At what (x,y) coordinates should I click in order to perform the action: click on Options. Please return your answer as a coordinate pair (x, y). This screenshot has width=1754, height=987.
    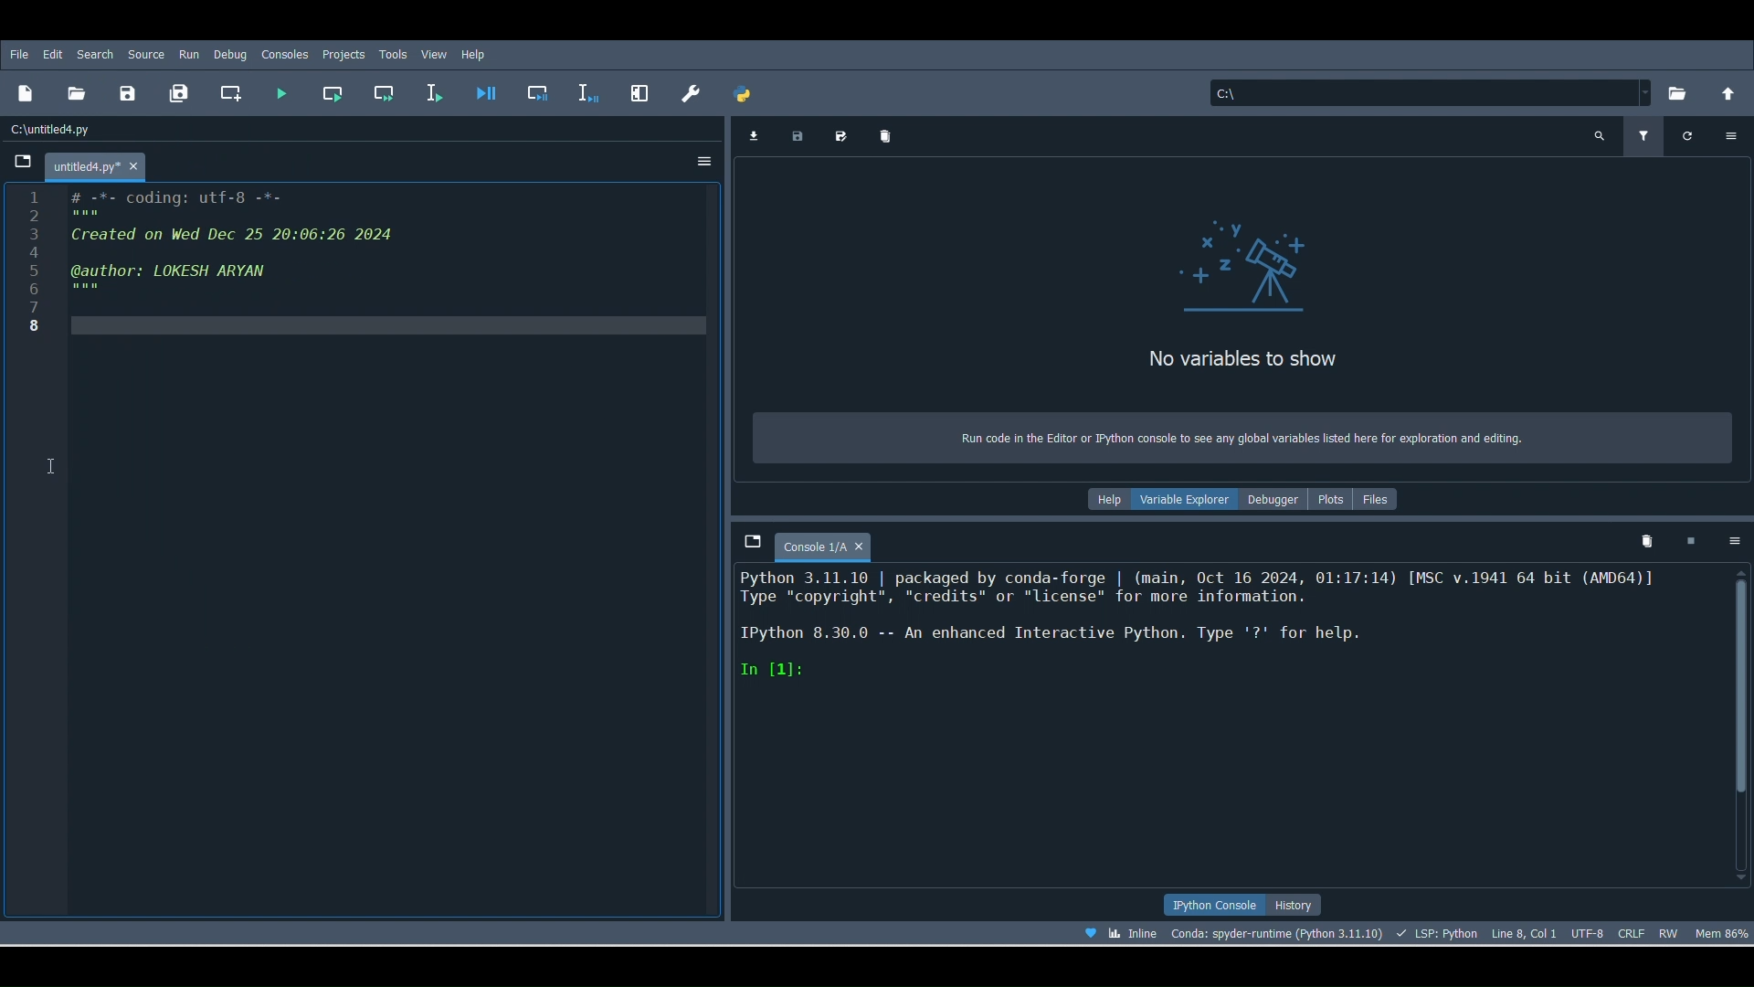
    Looking at the image, I should click on (1734, 545).